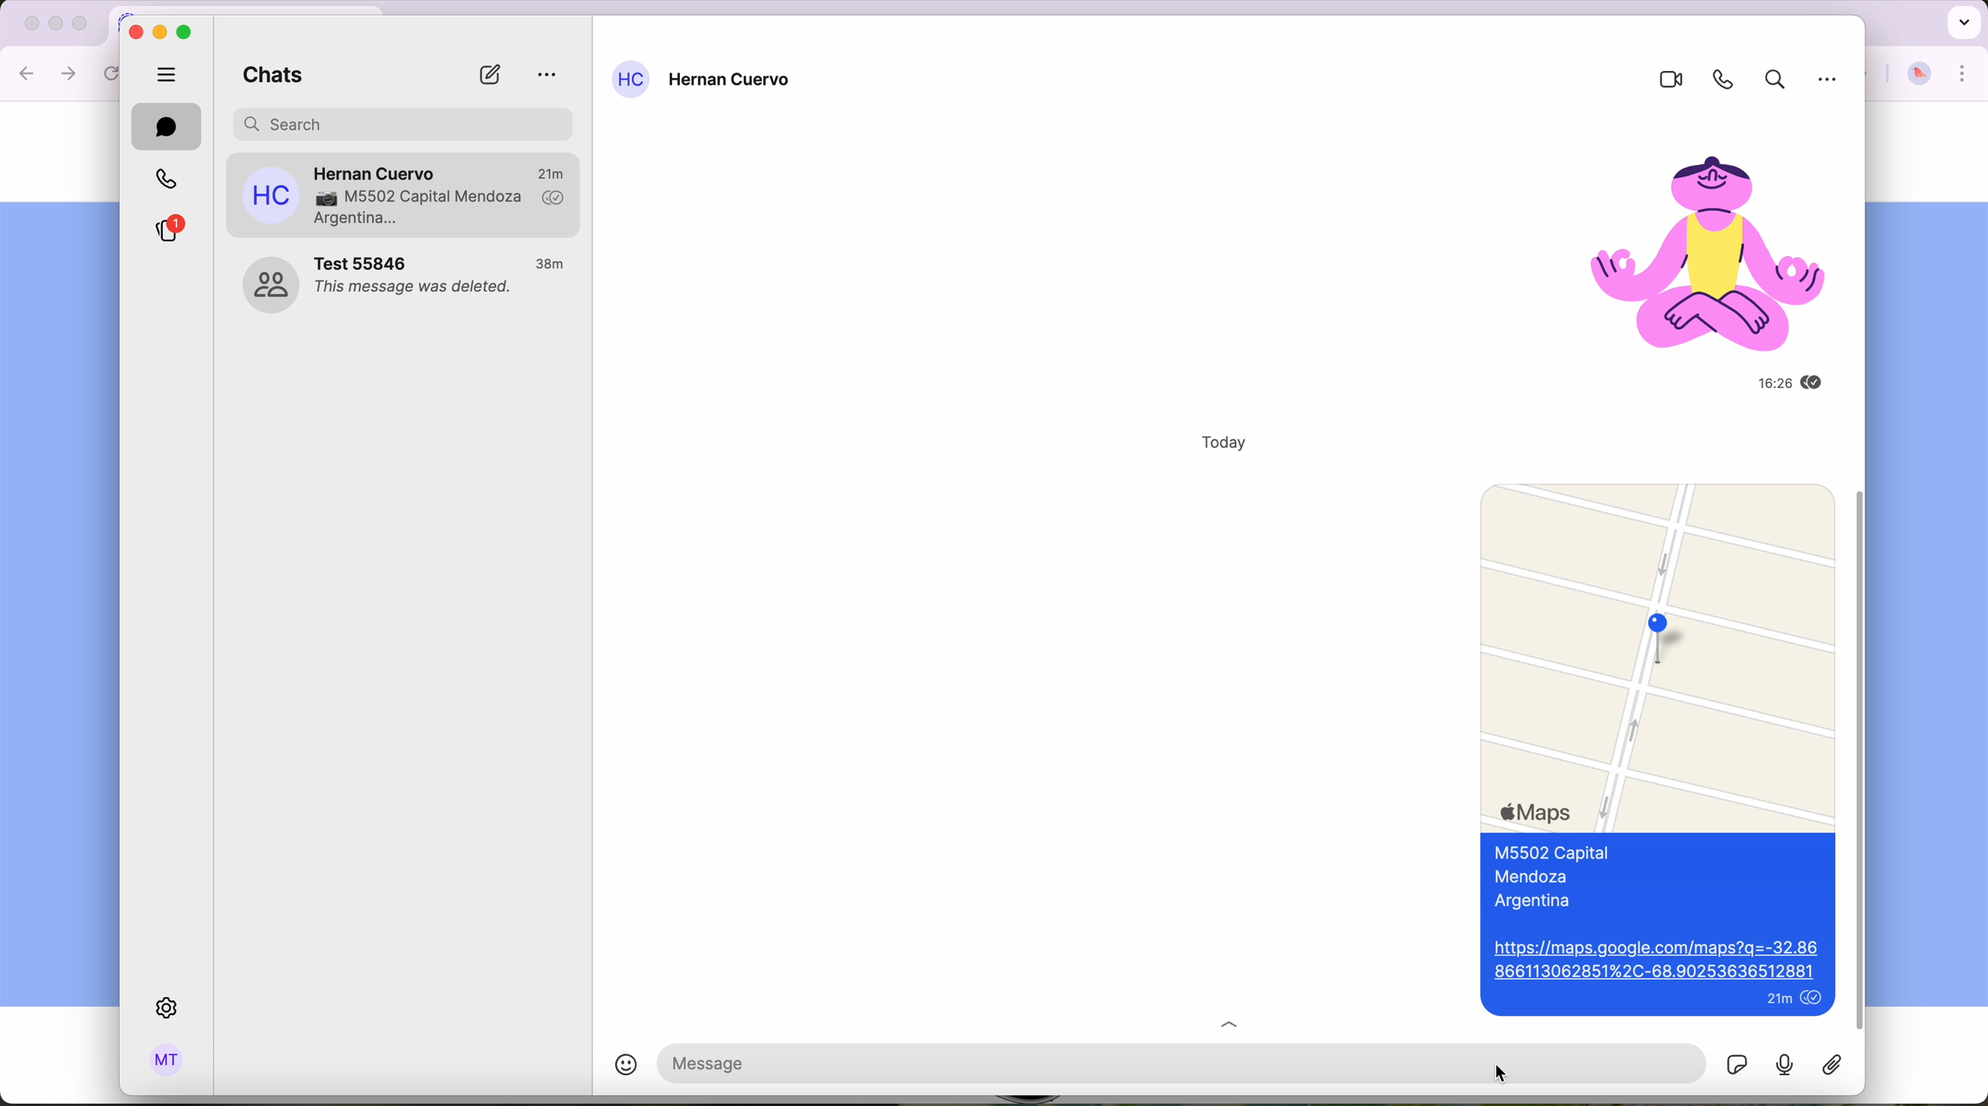  I want to click on seen, so click(1818, 383).